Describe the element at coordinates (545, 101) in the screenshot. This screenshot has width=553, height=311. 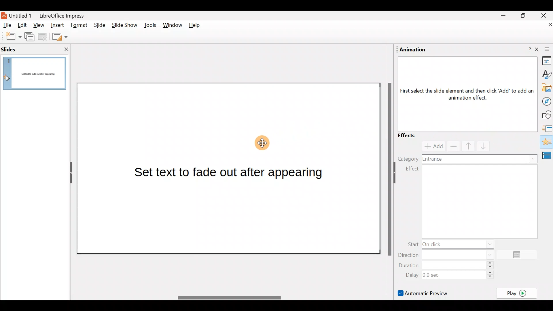
I see `Navigator` at that location.